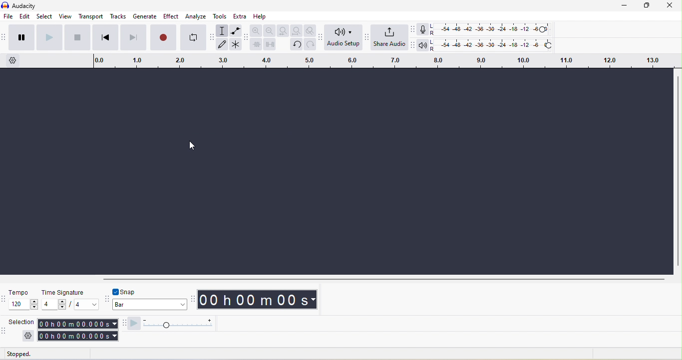 Image resolution: width=682 pixels, height=360 pixels. Describe the element at coordinates (193, 147) in the screenshot. I see `cursor` at that location.